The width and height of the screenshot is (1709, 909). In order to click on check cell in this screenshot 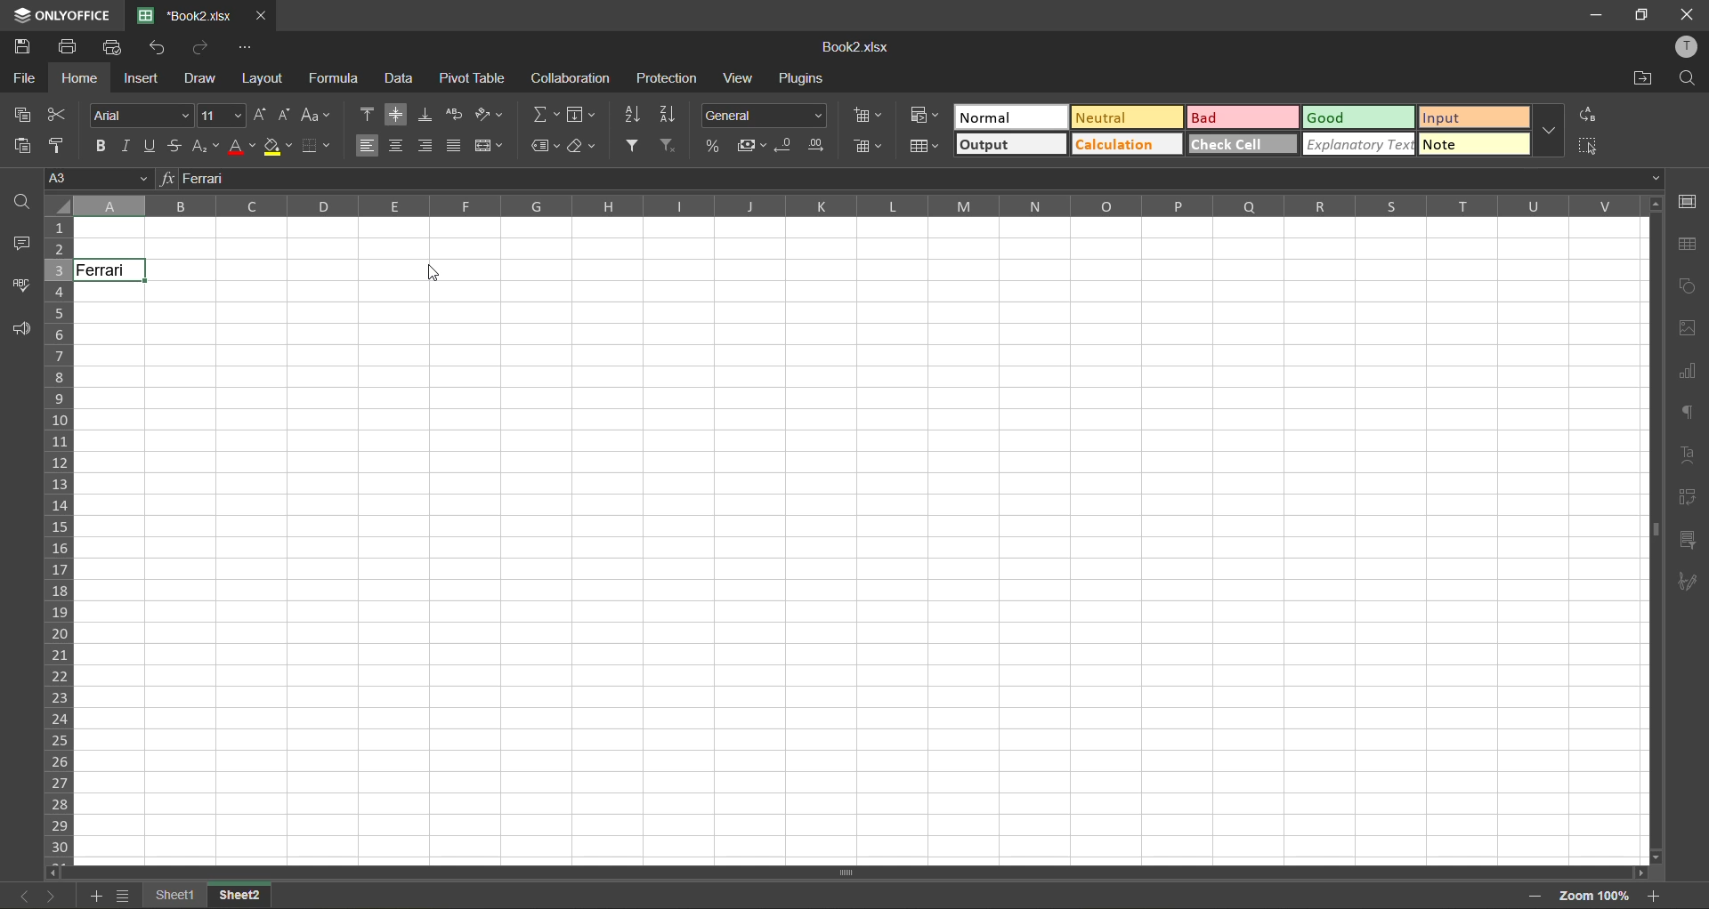, I will do `click(1243, 146)`.